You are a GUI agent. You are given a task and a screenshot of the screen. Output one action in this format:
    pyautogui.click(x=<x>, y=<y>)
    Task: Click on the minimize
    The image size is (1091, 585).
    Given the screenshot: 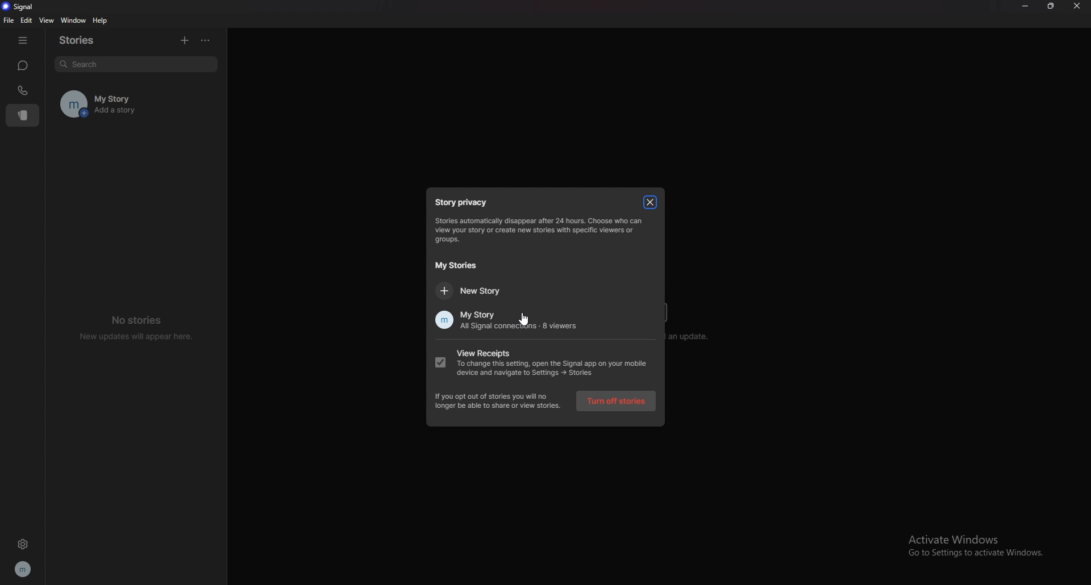 What is the action you would take?
    pyautogui.click(x=1025, y=6)
    